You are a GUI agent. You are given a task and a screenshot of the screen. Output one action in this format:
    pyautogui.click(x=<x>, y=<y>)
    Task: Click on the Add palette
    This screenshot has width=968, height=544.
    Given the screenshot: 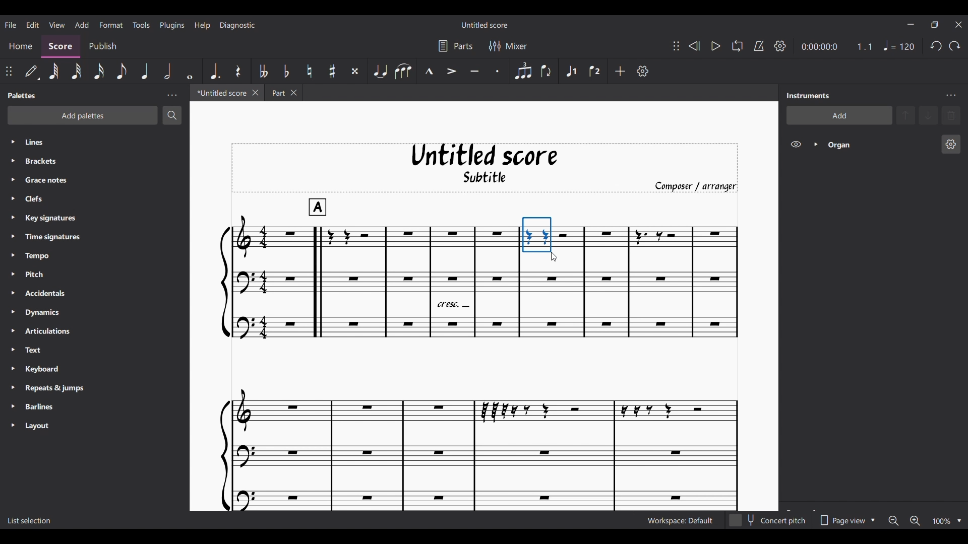 What is the action you would take?
    pyautogui.click(x=83, y=115)
    